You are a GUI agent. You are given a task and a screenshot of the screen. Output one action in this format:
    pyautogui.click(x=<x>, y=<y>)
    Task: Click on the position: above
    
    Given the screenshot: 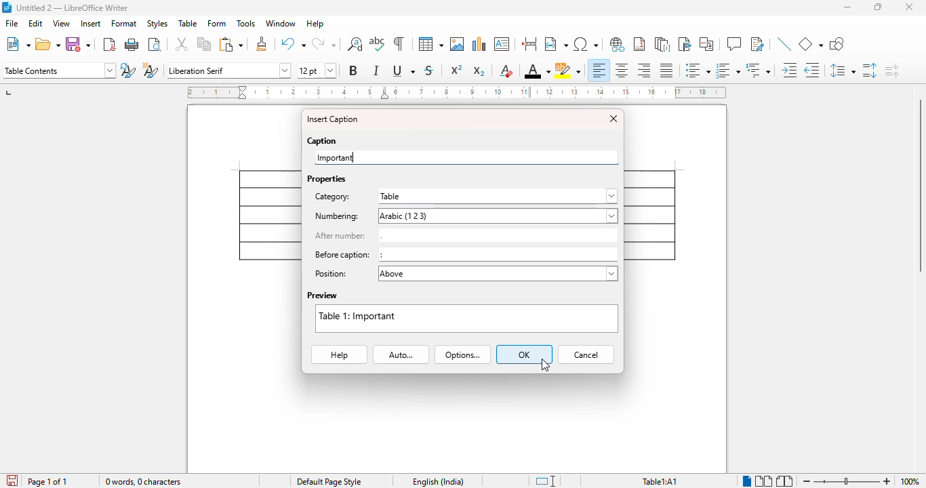 What is the action you would take?
    pyautogui.click(x=465, y=274)
    